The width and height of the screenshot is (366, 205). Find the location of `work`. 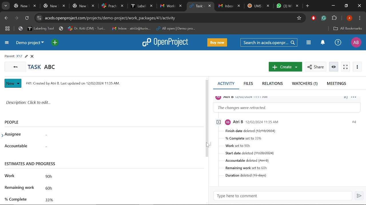

work is located at coordinates (11, 175).